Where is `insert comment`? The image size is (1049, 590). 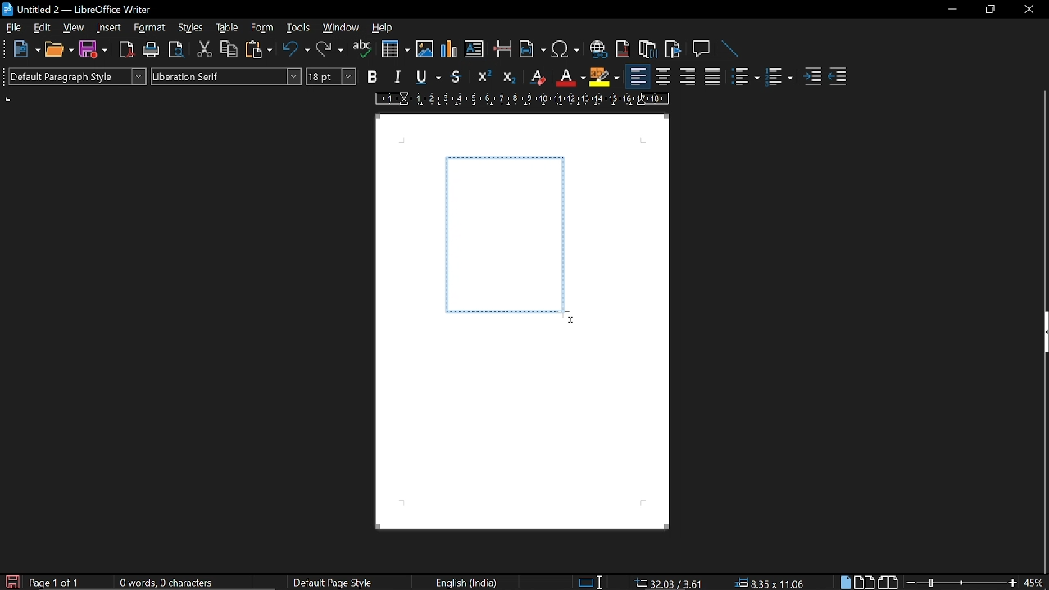
insert comment is located at coordinates (702, 48).